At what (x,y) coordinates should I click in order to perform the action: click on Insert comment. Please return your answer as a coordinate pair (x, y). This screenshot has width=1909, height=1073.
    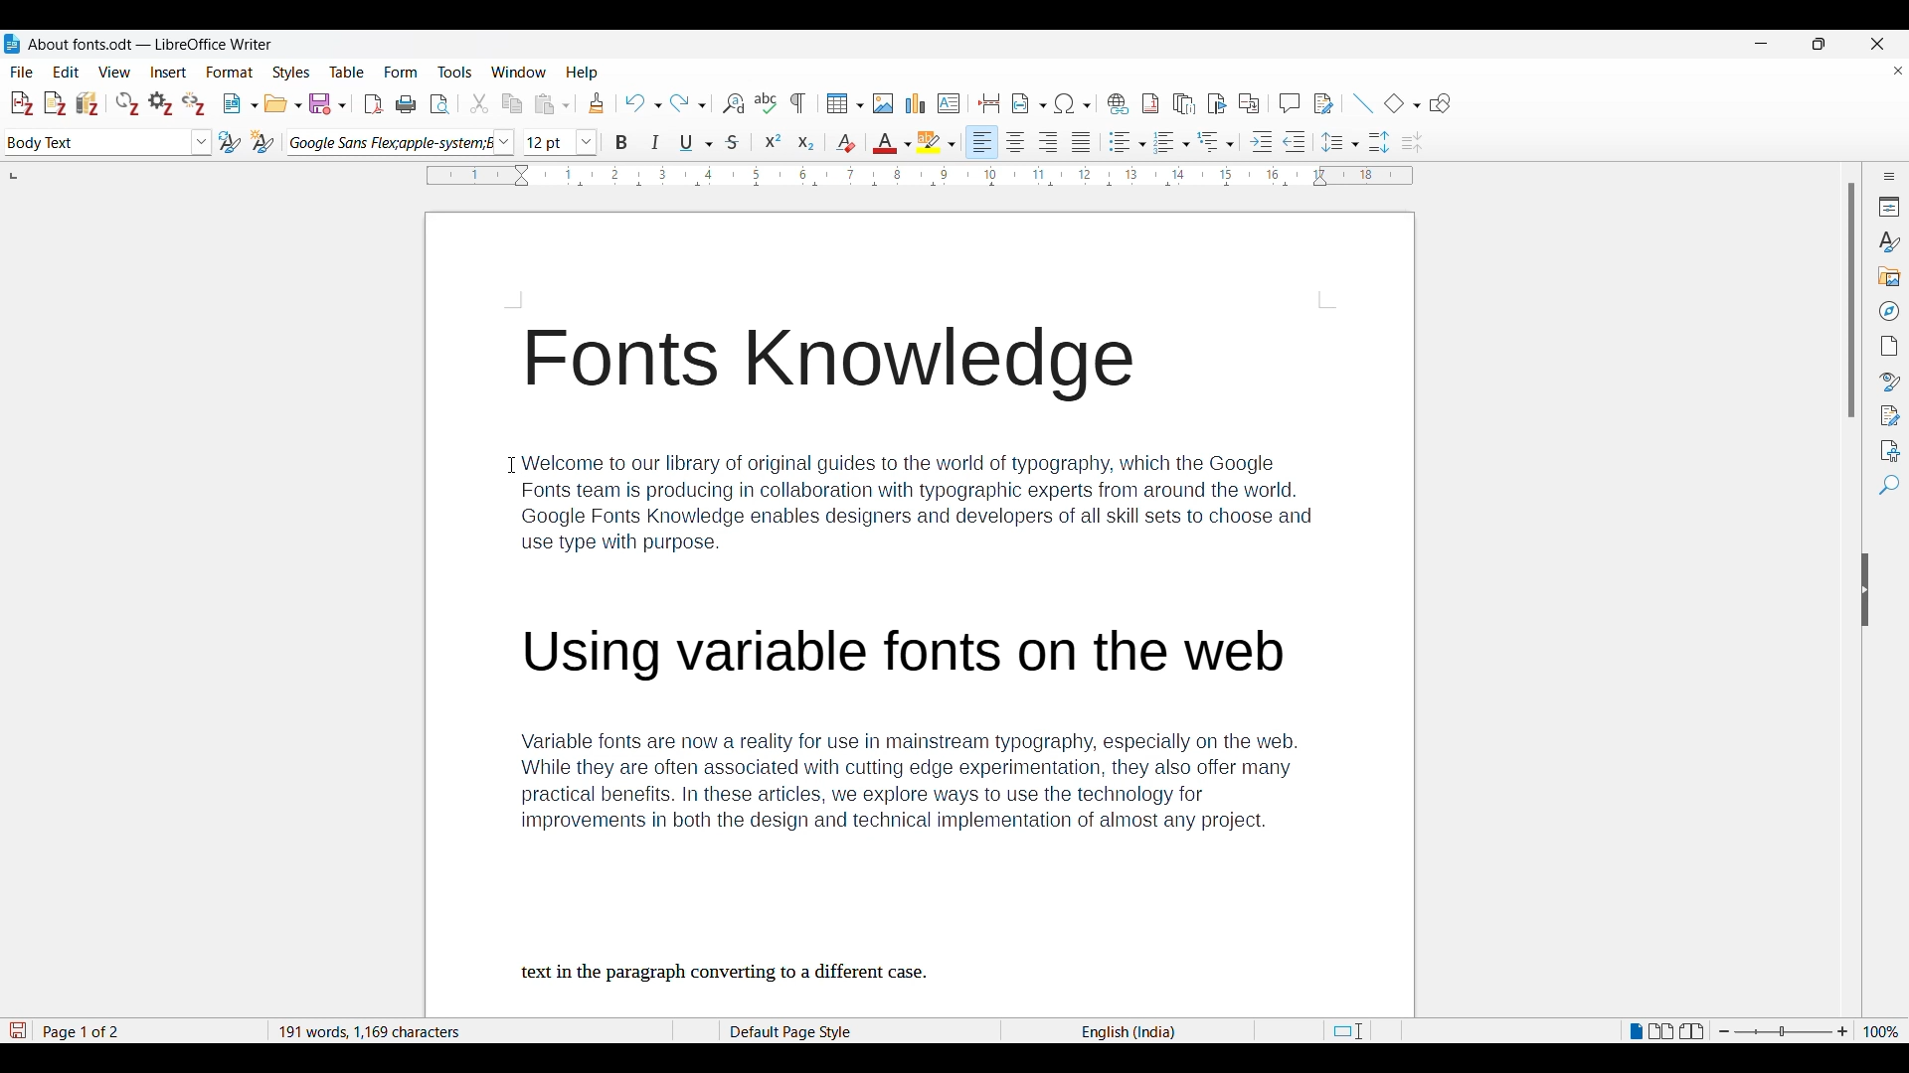
    Looking at the image, I should click on (1290, 103).